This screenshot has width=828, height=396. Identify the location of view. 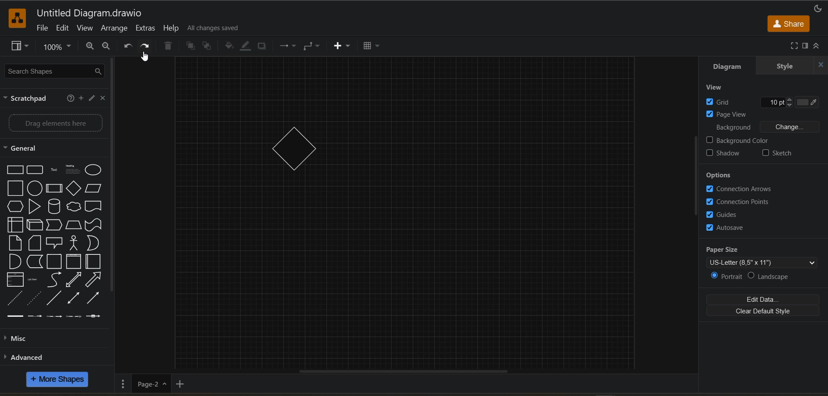
(22, 47).